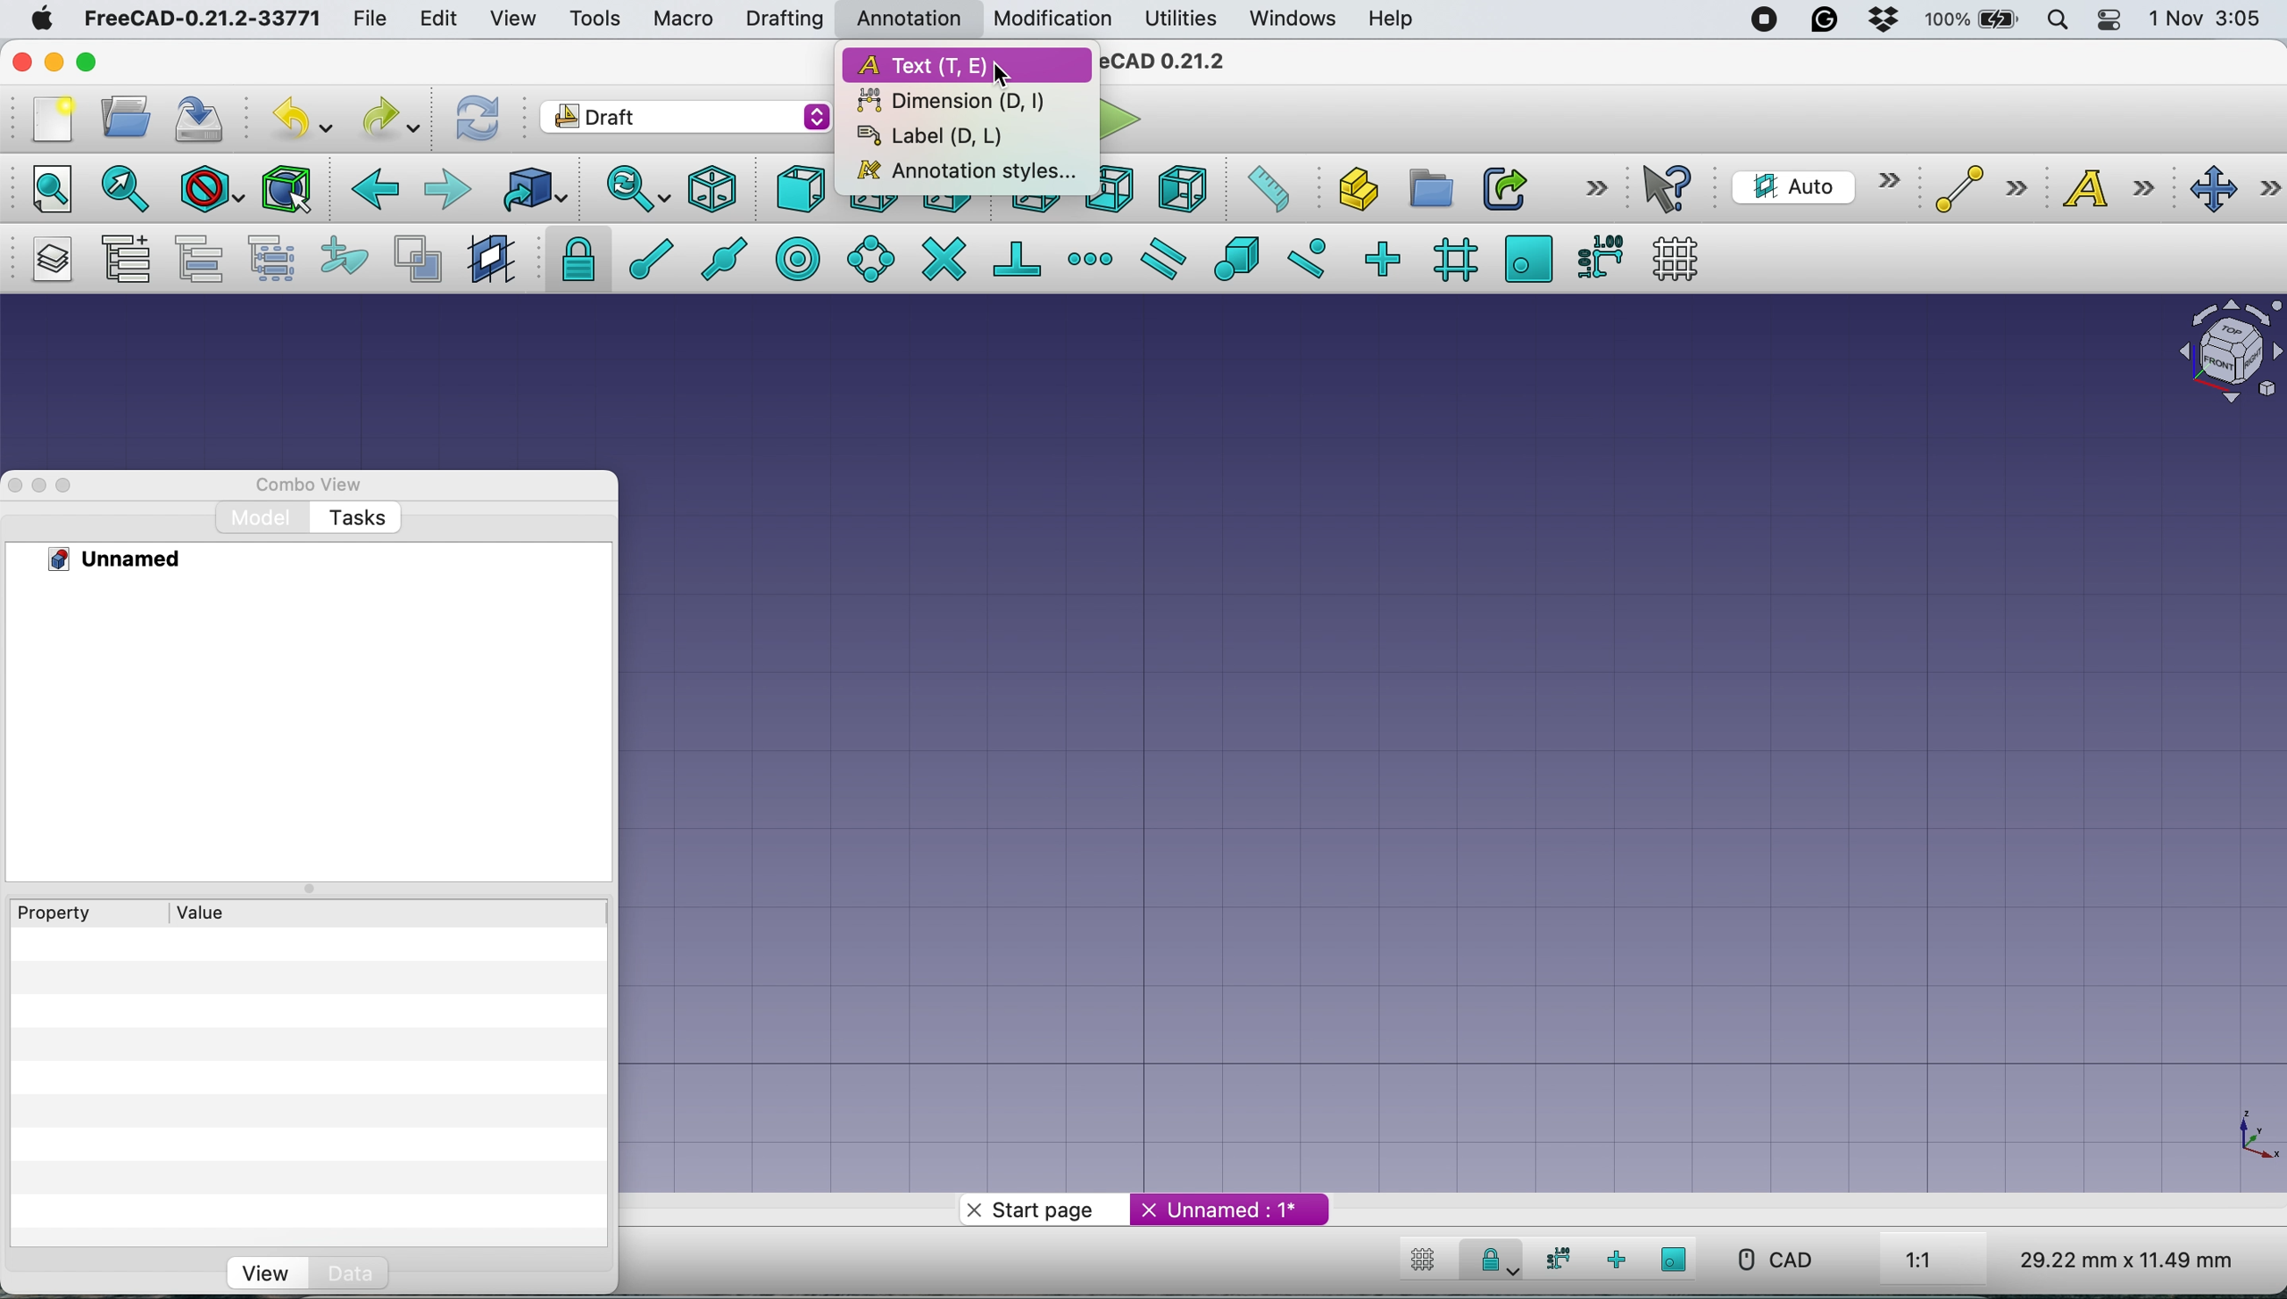 Image resolution: width=2287 pixels, height=1299 pixels. I want to click on bottom, so click(1112, 190).